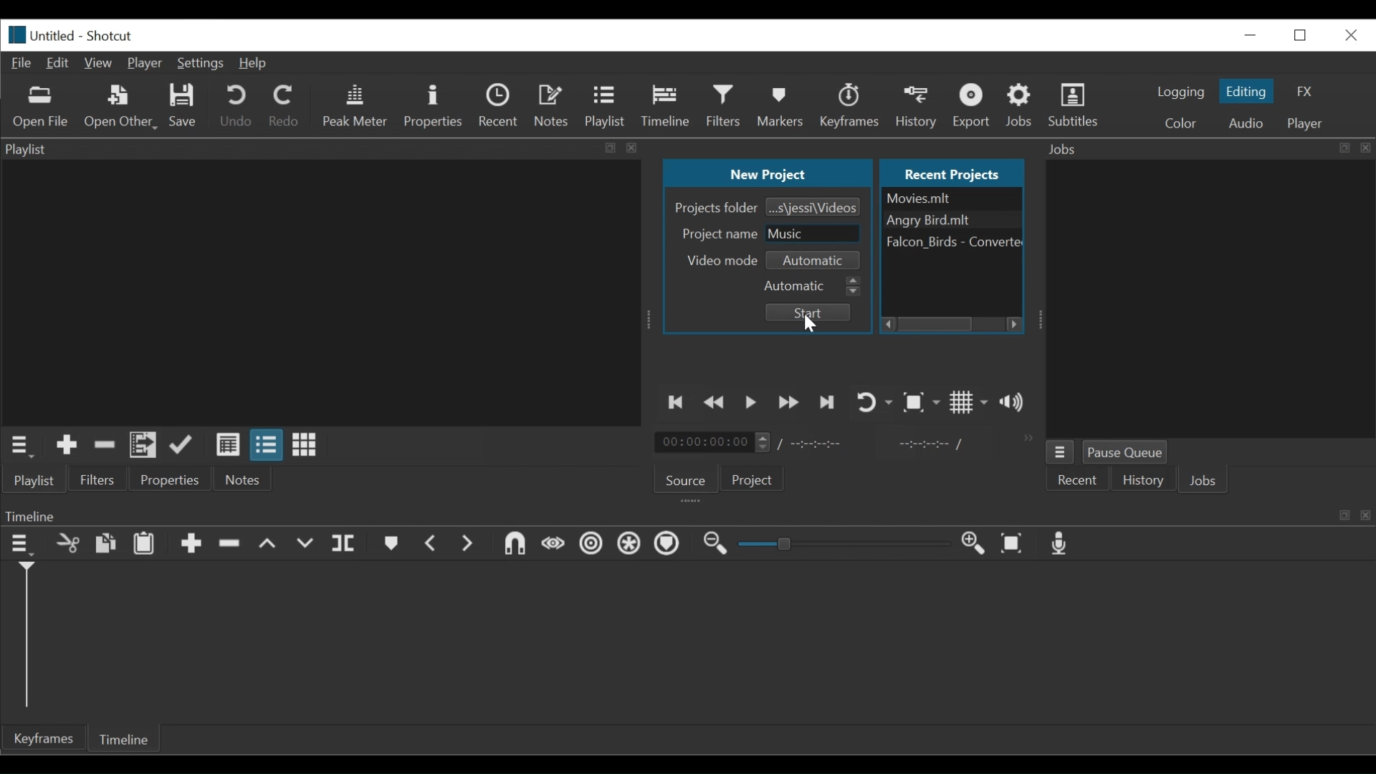 The width and height of the screenshot is (1376, 774). What do you see at coordinates (517, 543) in the screenshot?
I see `Snap` at bounding box center [517, 543].